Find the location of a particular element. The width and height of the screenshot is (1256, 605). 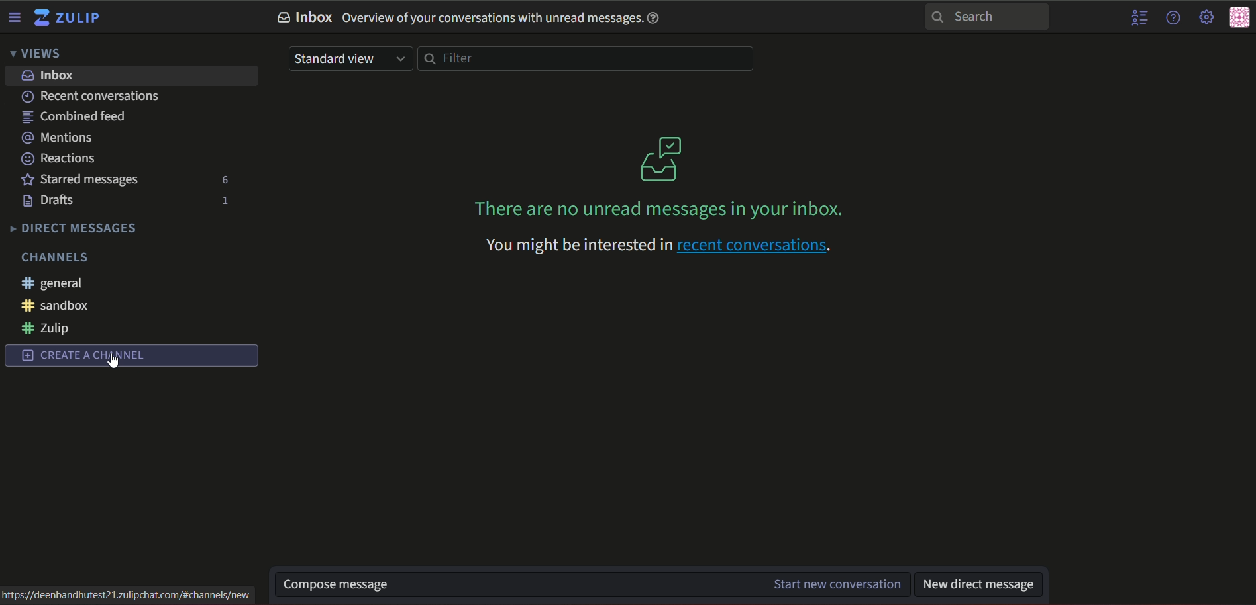

compose message is located at coordinates (594, 584).